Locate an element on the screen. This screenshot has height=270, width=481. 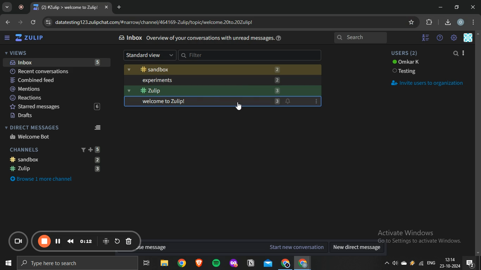
new message is located at coordinates (231, 247).